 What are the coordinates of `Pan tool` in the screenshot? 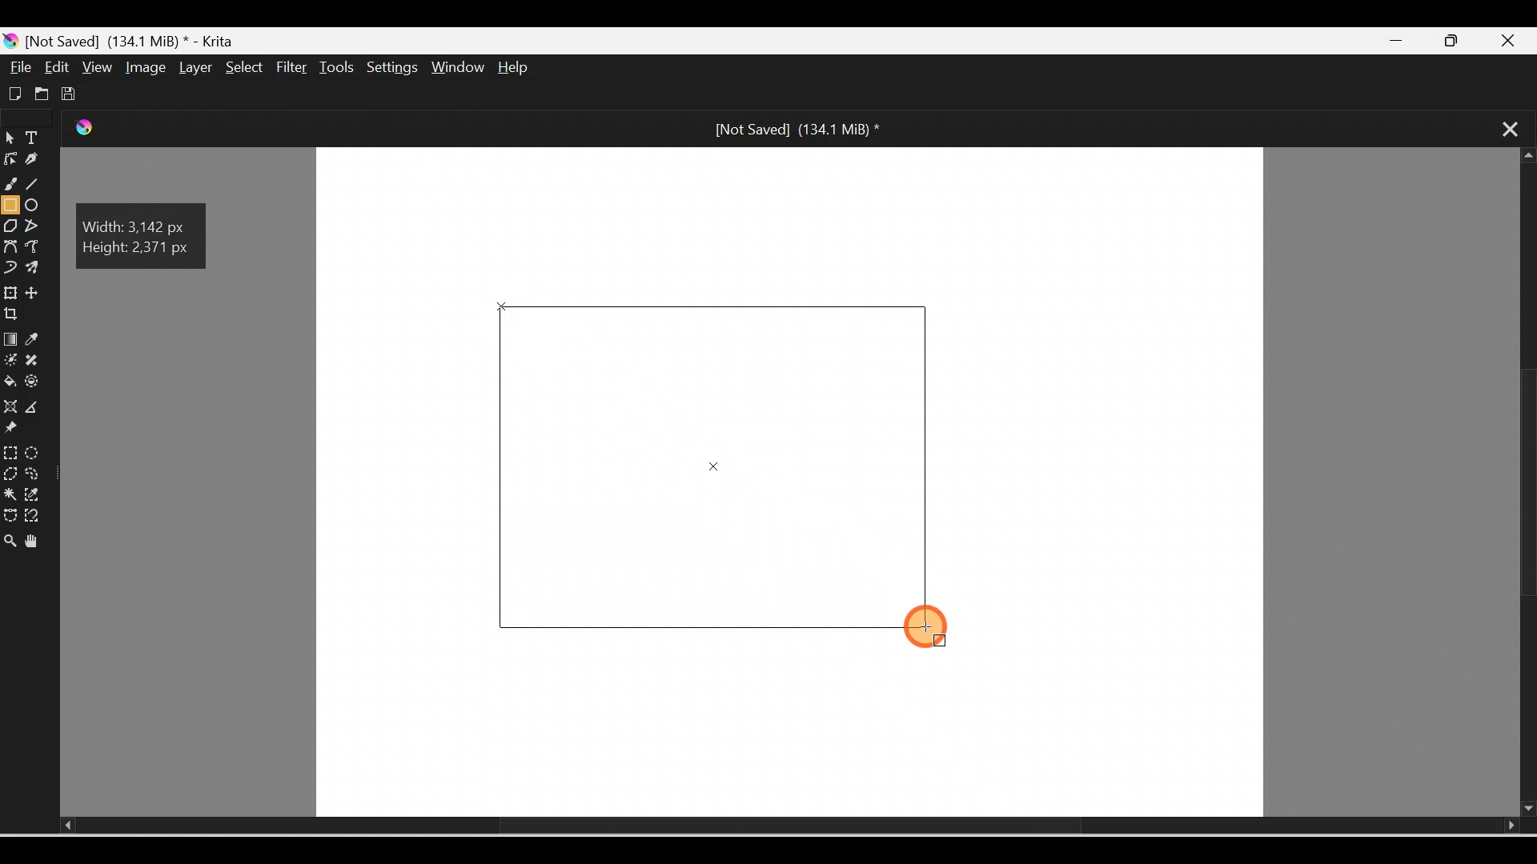 It's located at (35, 538).